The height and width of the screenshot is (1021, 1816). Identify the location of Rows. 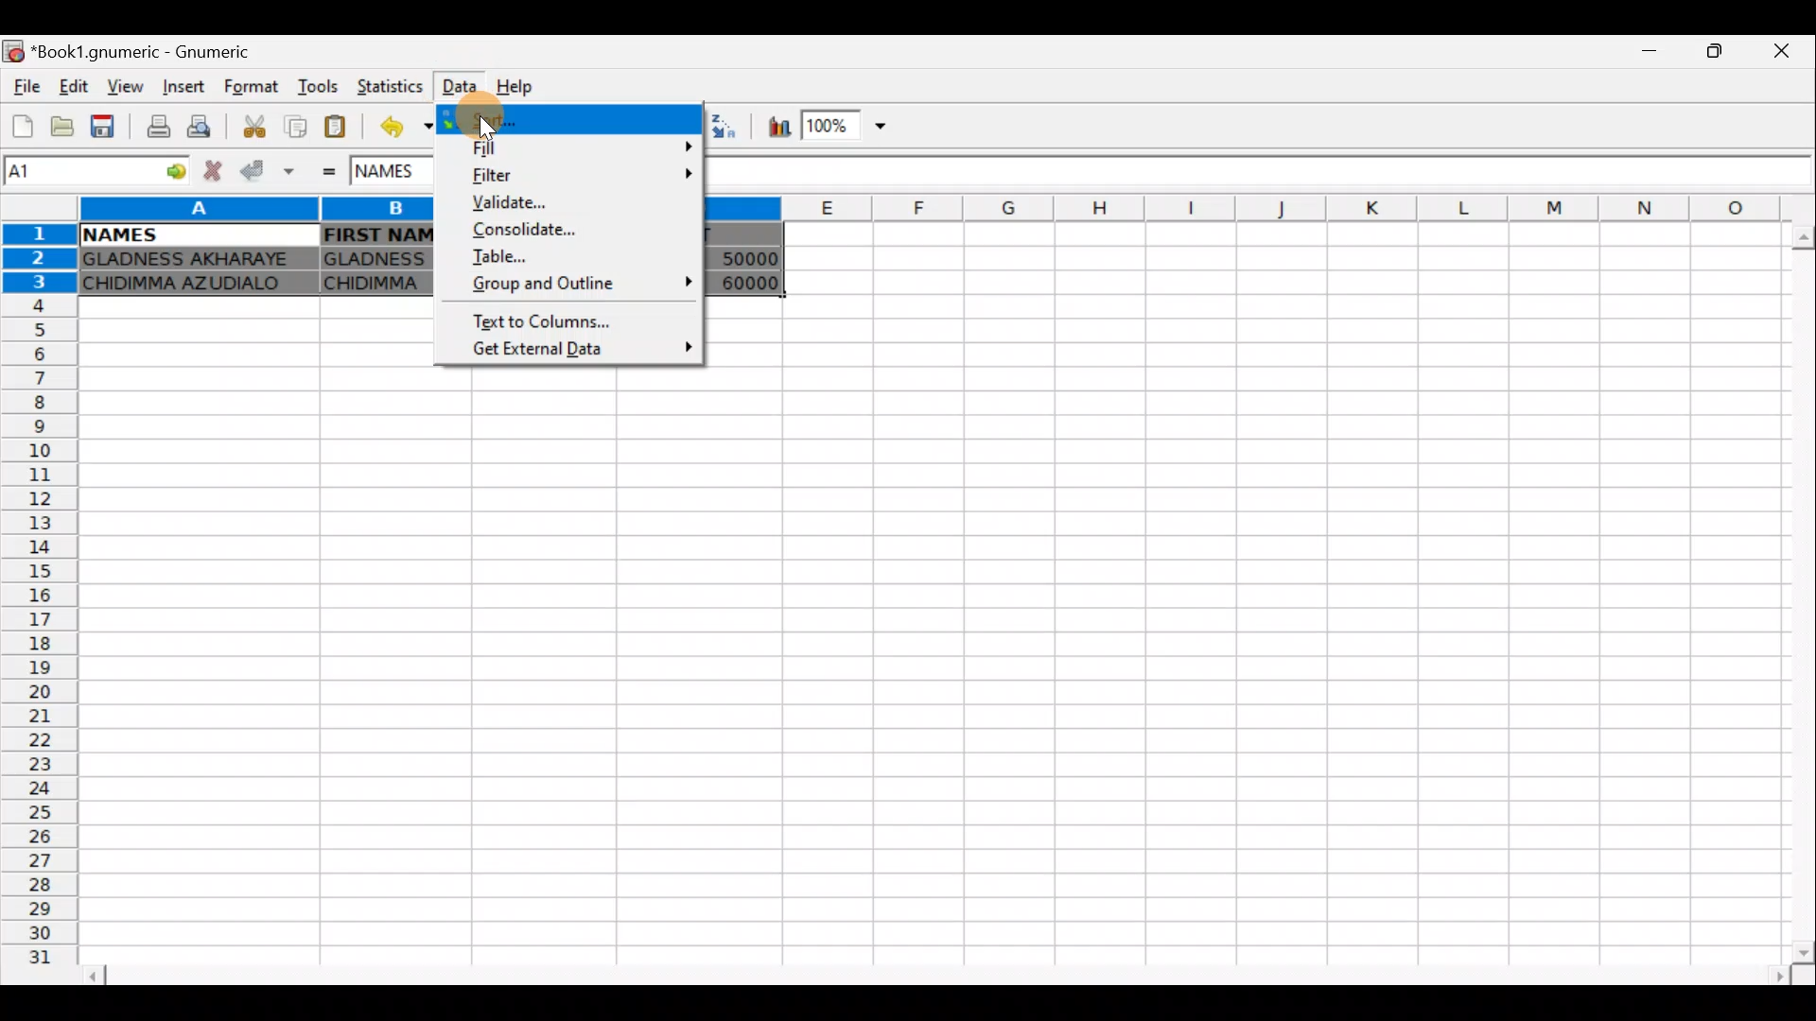
(36, 605).